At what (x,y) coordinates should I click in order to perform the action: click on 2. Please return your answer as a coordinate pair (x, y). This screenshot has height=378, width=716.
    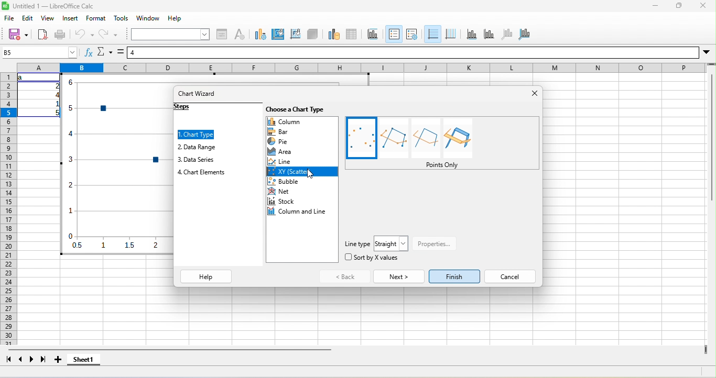
    Looking at the image, I should click on (56, 86).